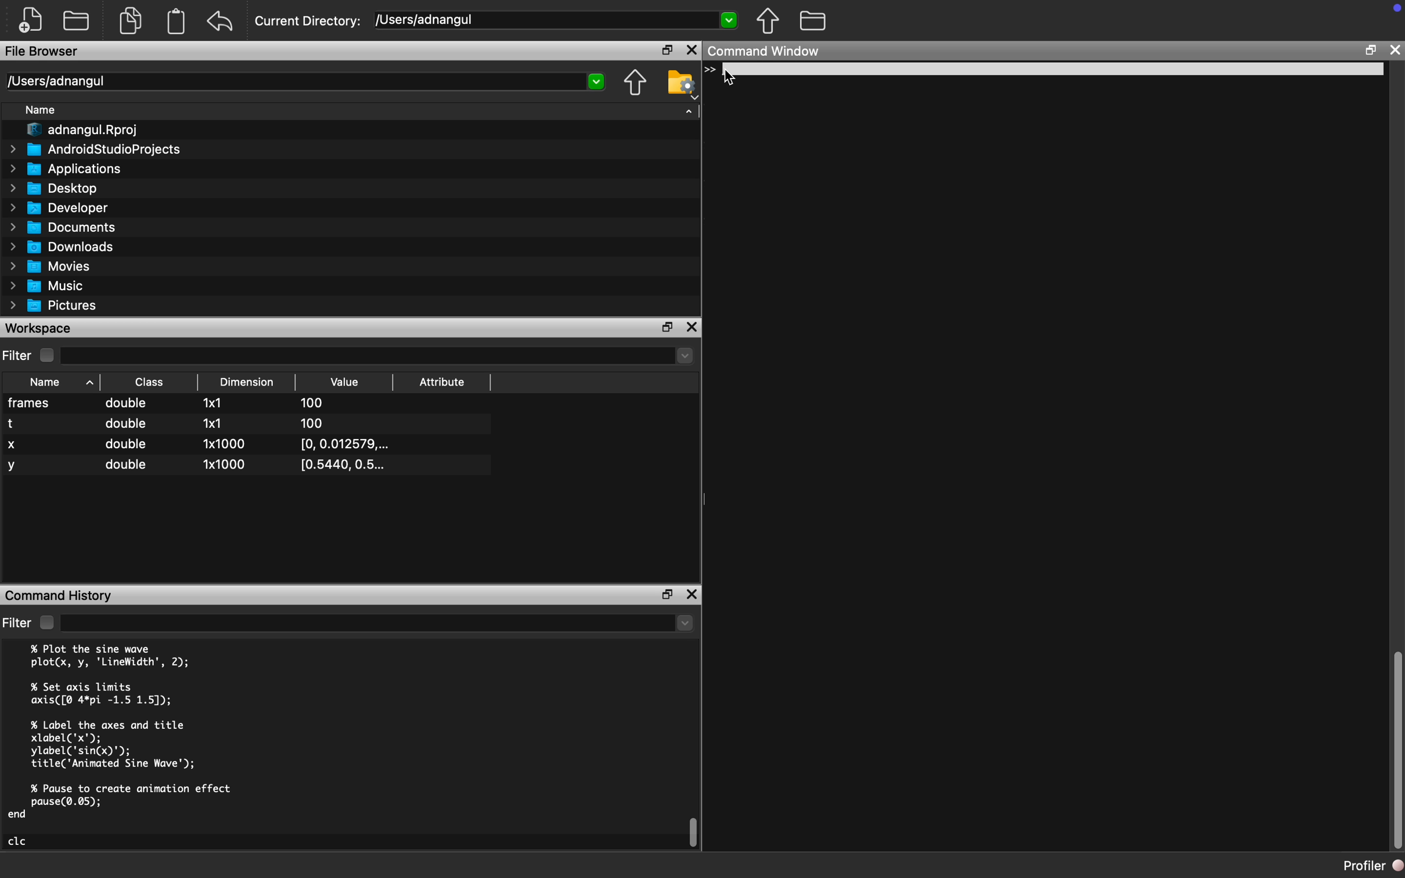 This screenshot has width=1405, height=878. What do you see at coordinates (30, 19) in the screenshot?
I see `New File` at bounding box center [30, 19].